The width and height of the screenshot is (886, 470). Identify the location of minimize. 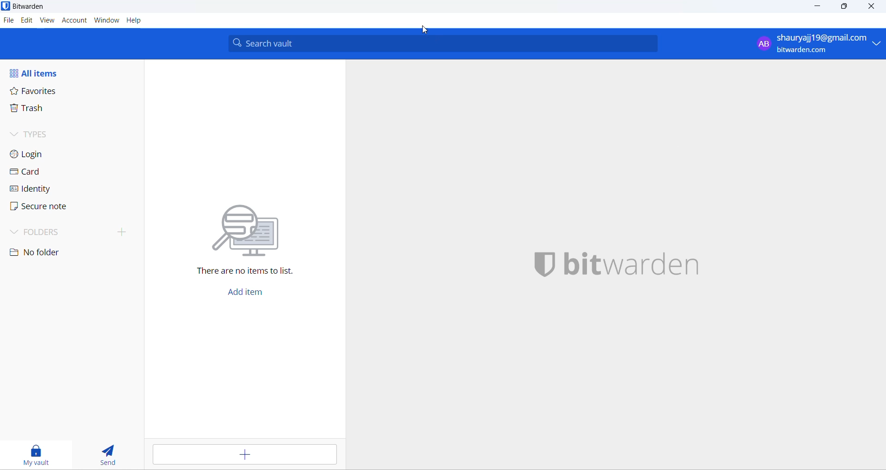
(821, 7).